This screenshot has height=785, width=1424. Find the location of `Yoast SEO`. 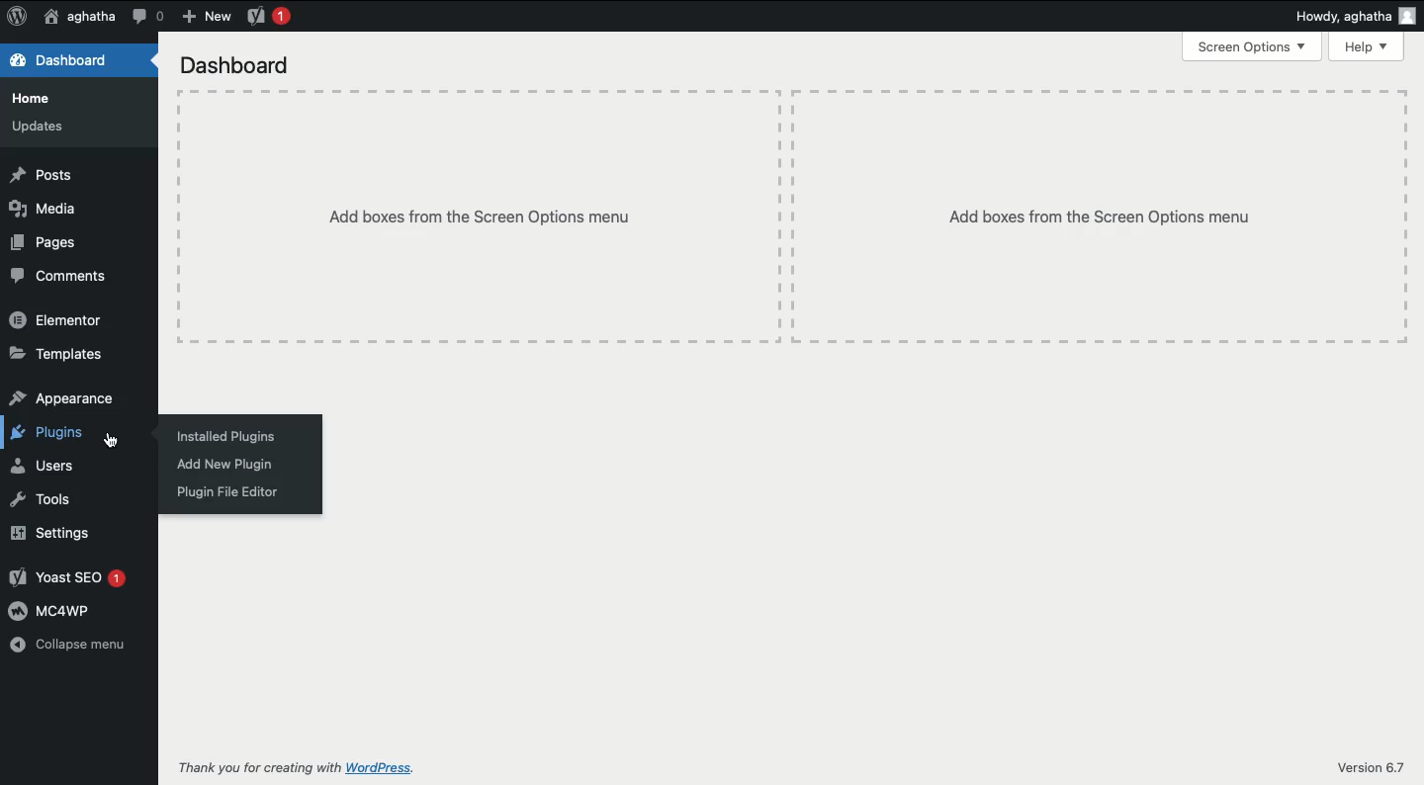

Yoast SEO is located at coordinates (69, 577).